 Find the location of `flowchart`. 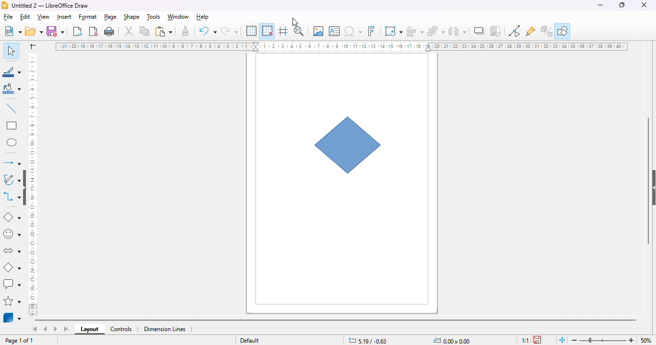

flowchart is located at coordinates (12, 267).